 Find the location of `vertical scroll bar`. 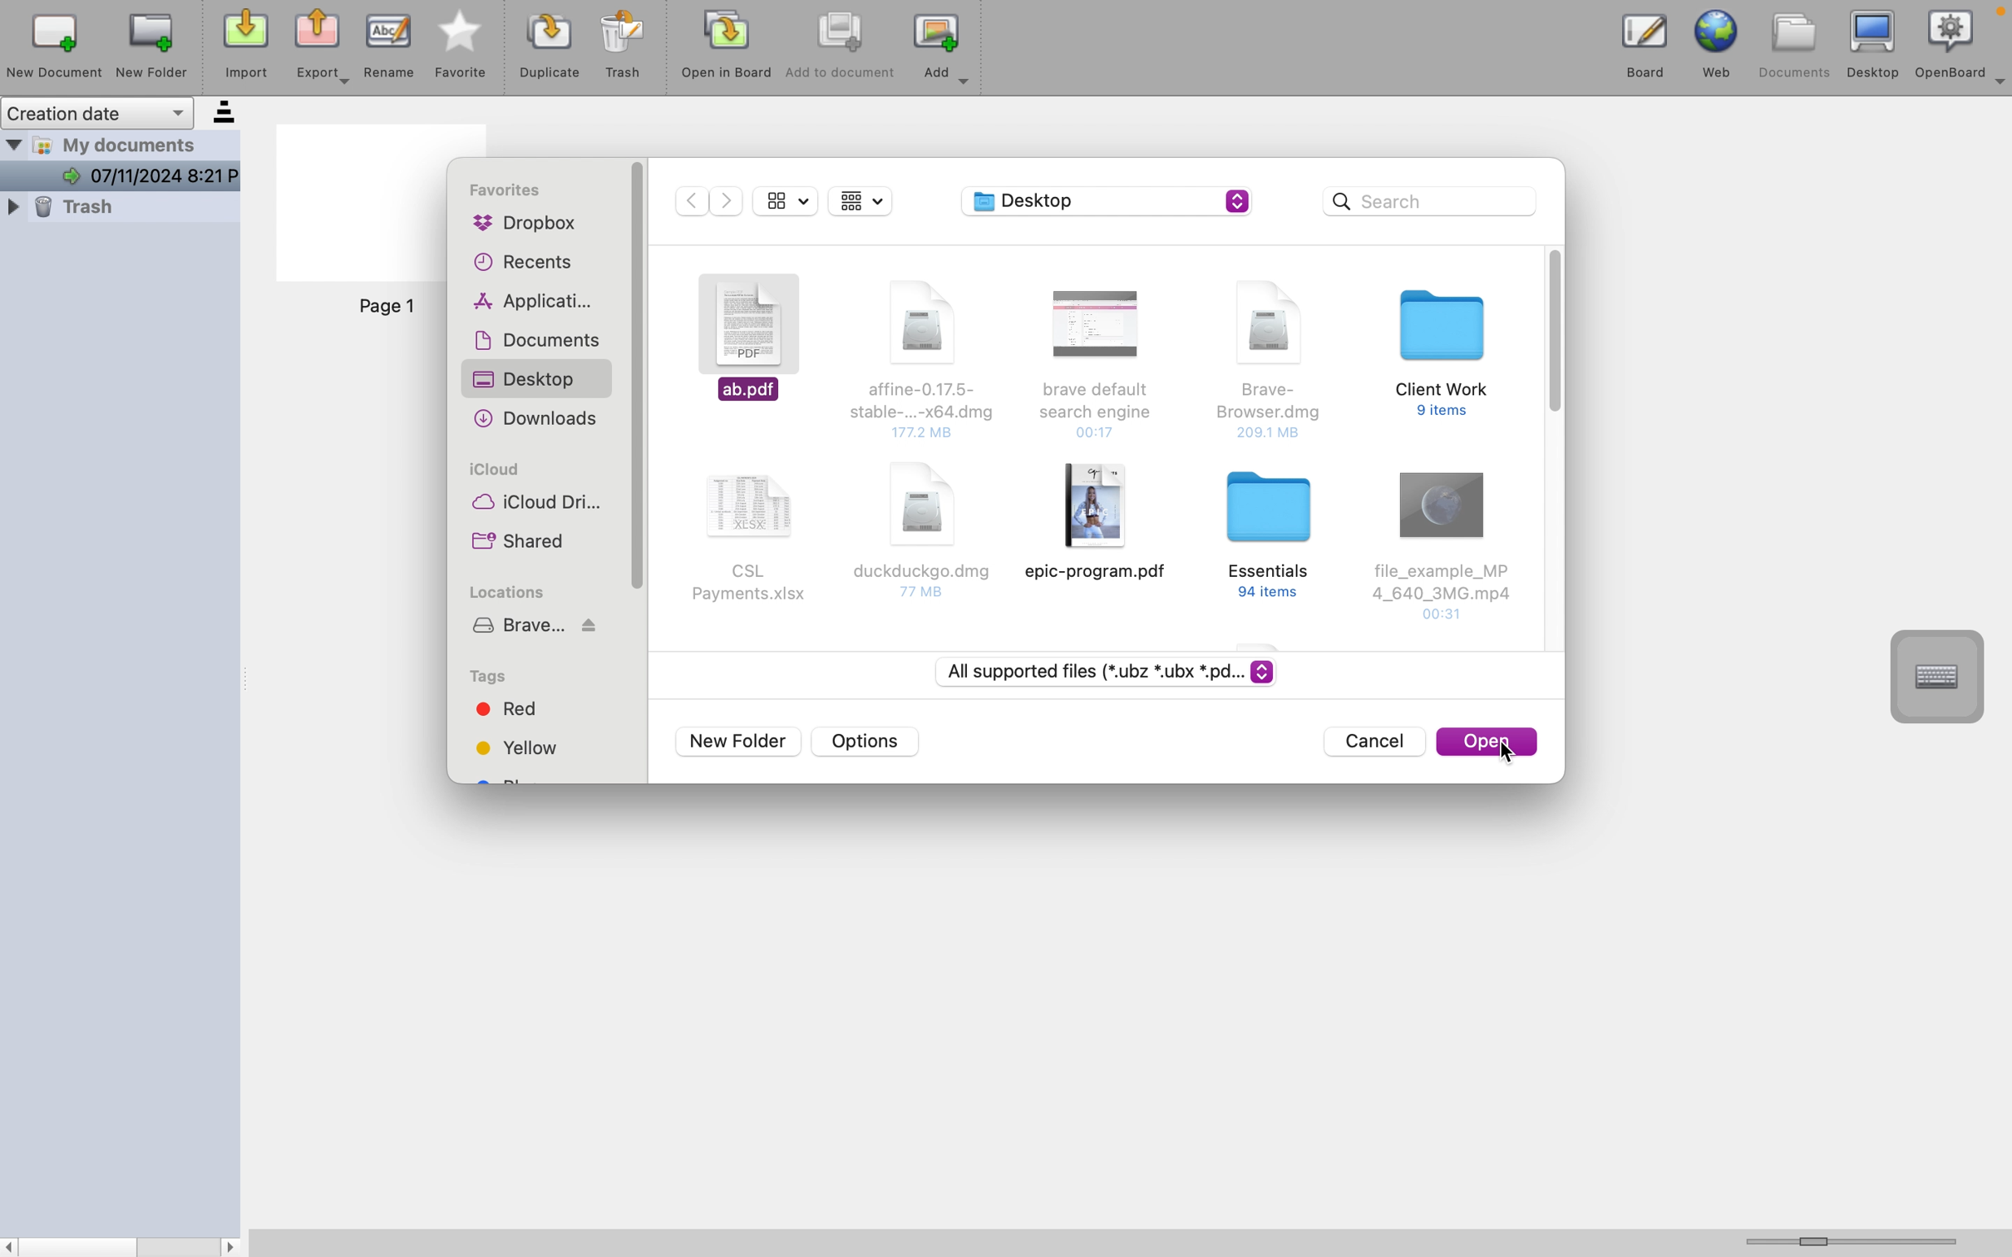

vertical scroll bar is located at coordinates (1555, 329).